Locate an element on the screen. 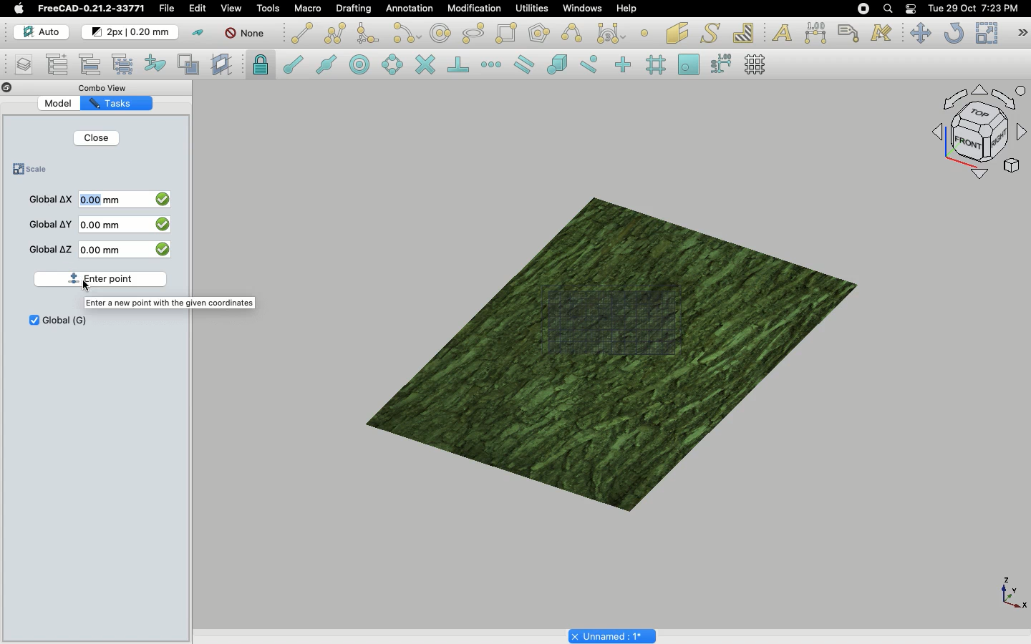 This screenshot has height=644, width=1031. File is located at coordinates (168, 9).